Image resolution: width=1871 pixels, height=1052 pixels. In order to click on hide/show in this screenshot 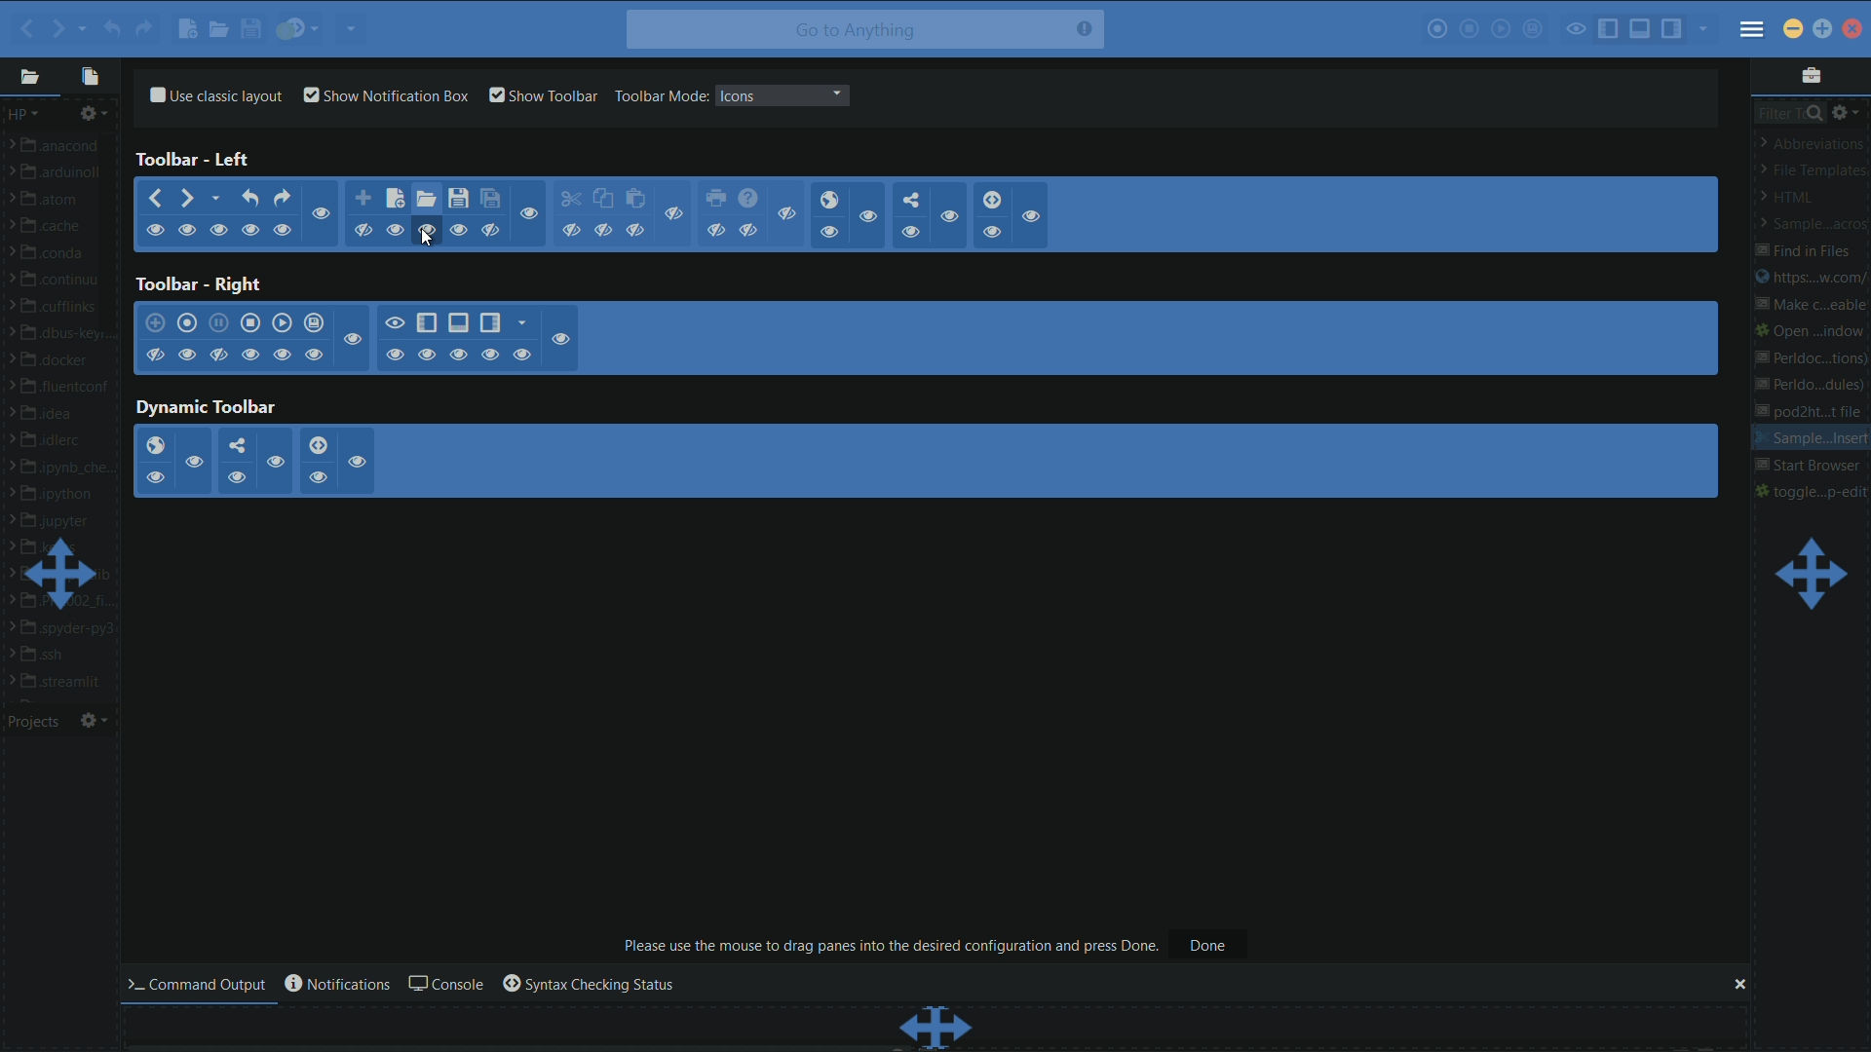, I will do `click(186, 355)`.